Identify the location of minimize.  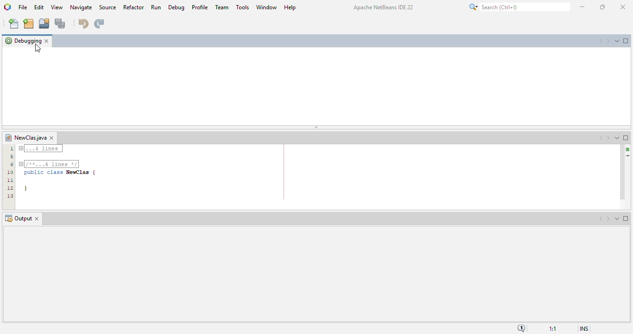
(582, 7).